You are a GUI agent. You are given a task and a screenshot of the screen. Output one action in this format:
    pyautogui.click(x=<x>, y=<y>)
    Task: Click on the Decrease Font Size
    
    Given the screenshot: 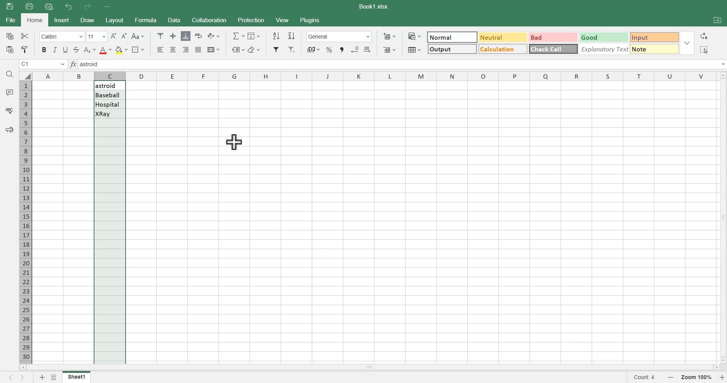 What is the action you would take?
    pyautogui.click(x=124, y=36)
    